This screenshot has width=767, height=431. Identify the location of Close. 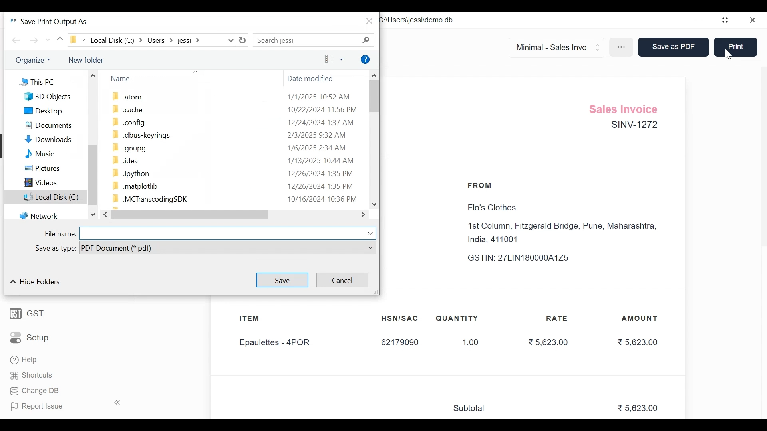
(753, 21).